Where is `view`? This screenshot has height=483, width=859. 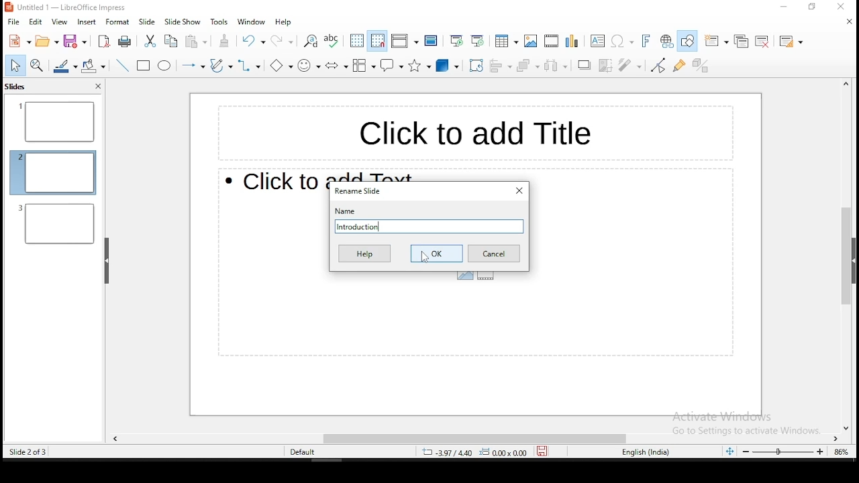
view is located at coordinates (60, 23).